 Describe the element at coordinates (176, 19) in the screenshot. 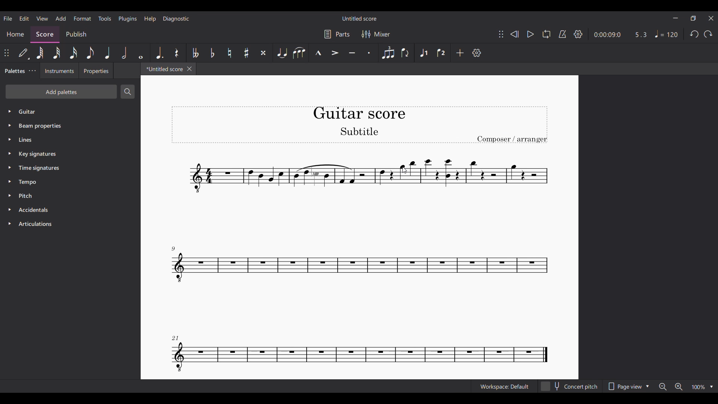

I see `Diagnostic menu` at that location.